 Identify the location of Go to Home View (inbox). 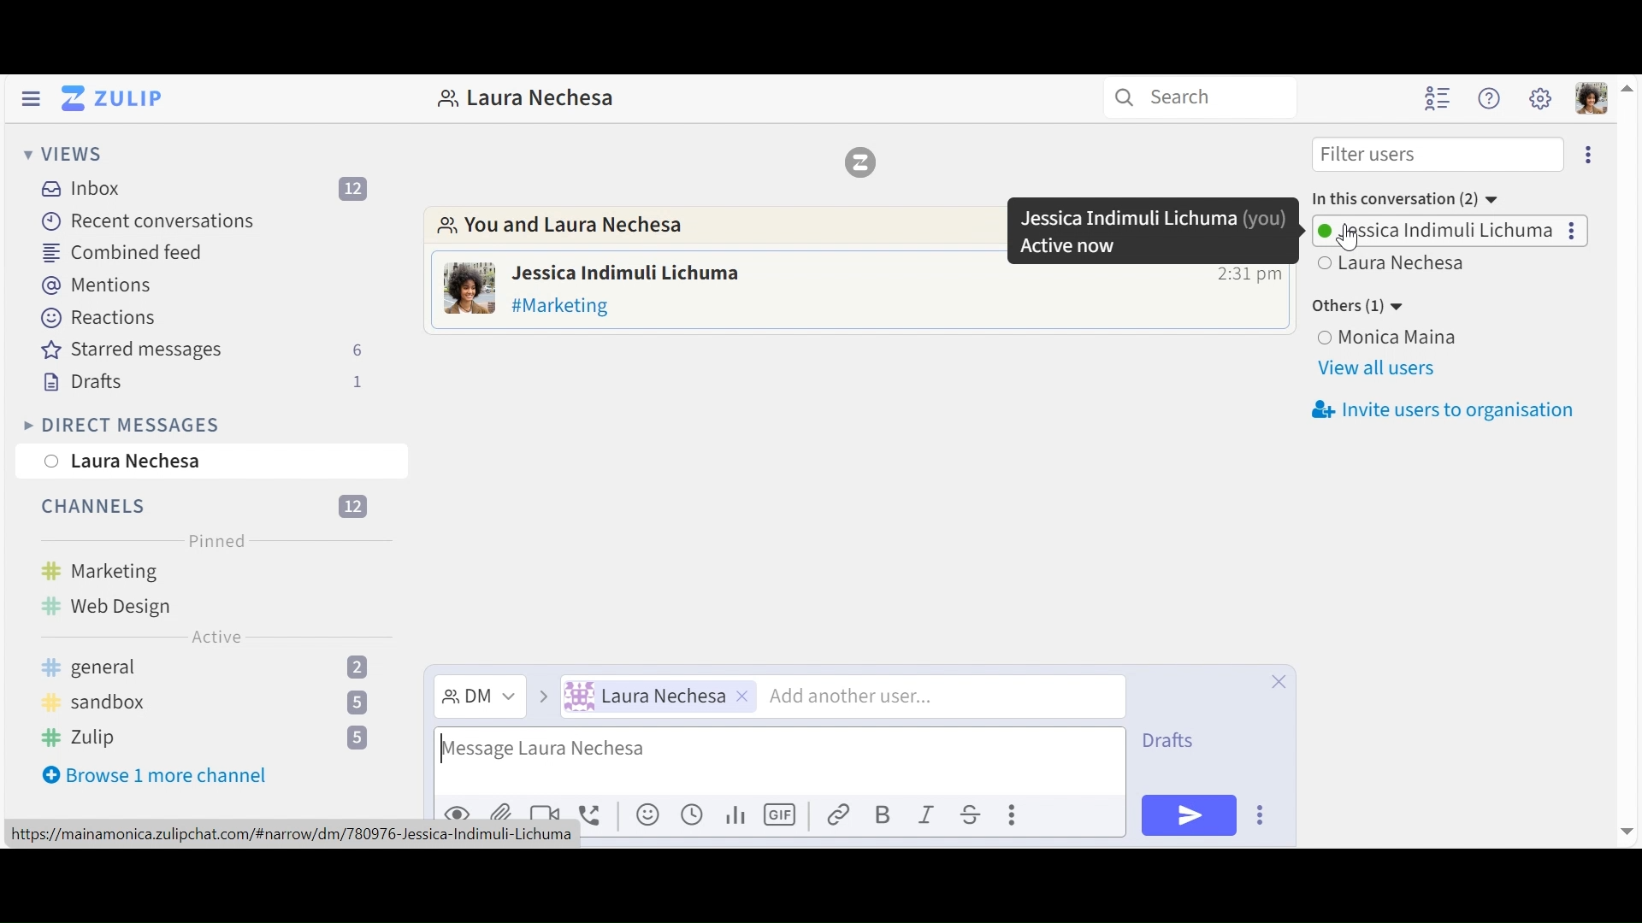
(114, 99).